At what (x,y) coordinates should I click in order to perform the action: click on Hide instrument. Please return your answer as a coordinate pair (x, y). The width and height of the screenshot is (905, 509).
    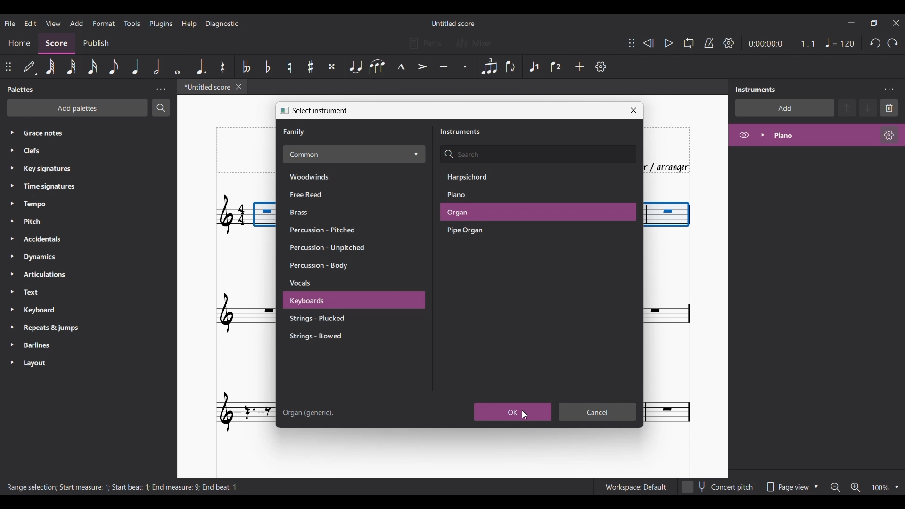
    Looking at the image, I should click on (744, 135).